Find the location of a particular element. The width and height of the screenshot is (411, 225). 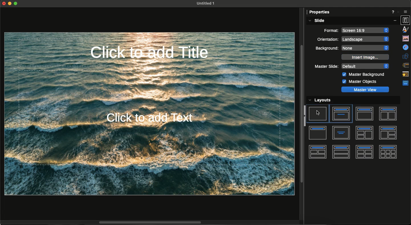

Title and text box is located at coordinates (364, 114).